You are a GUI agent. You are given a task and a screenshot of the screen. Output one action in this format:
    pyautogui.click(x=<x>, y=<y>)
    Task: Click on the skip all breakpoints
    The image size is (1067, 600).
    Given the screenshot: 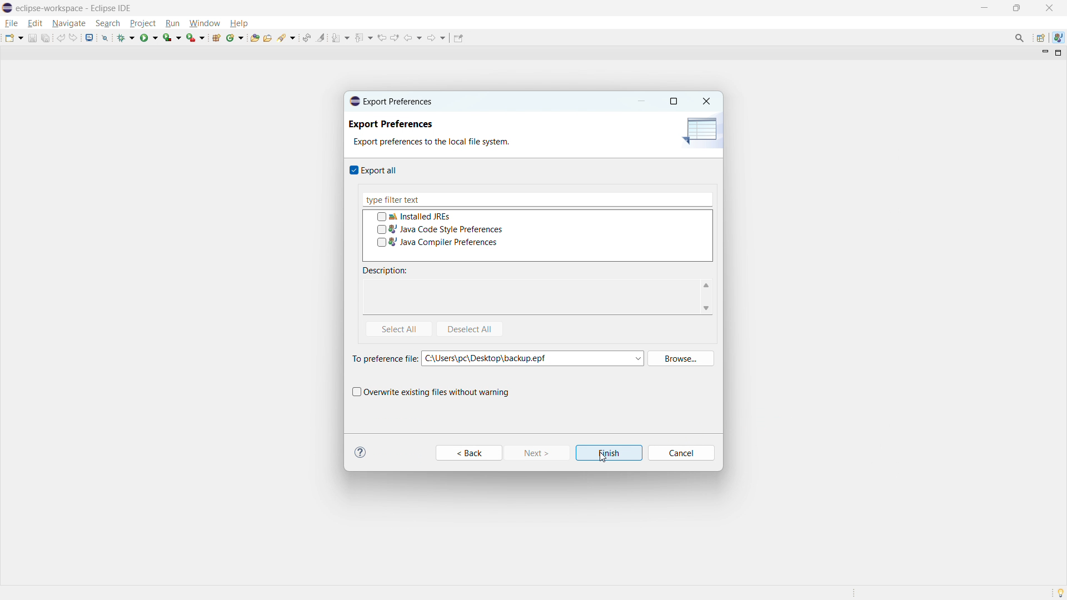 What is the action you would take?
    pyautogui.click(x=105, y=37)
    